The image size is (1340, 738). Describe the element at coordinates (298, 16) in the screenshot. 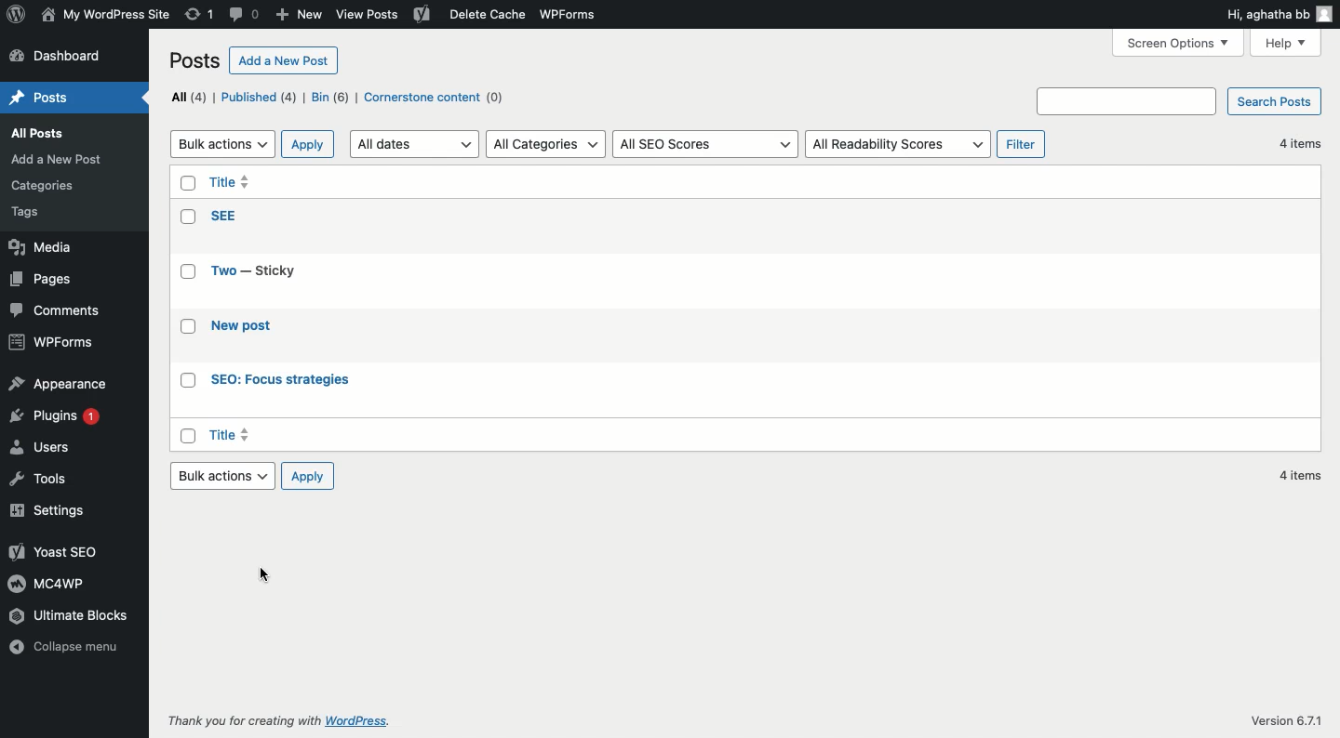

I see `New` at that location.